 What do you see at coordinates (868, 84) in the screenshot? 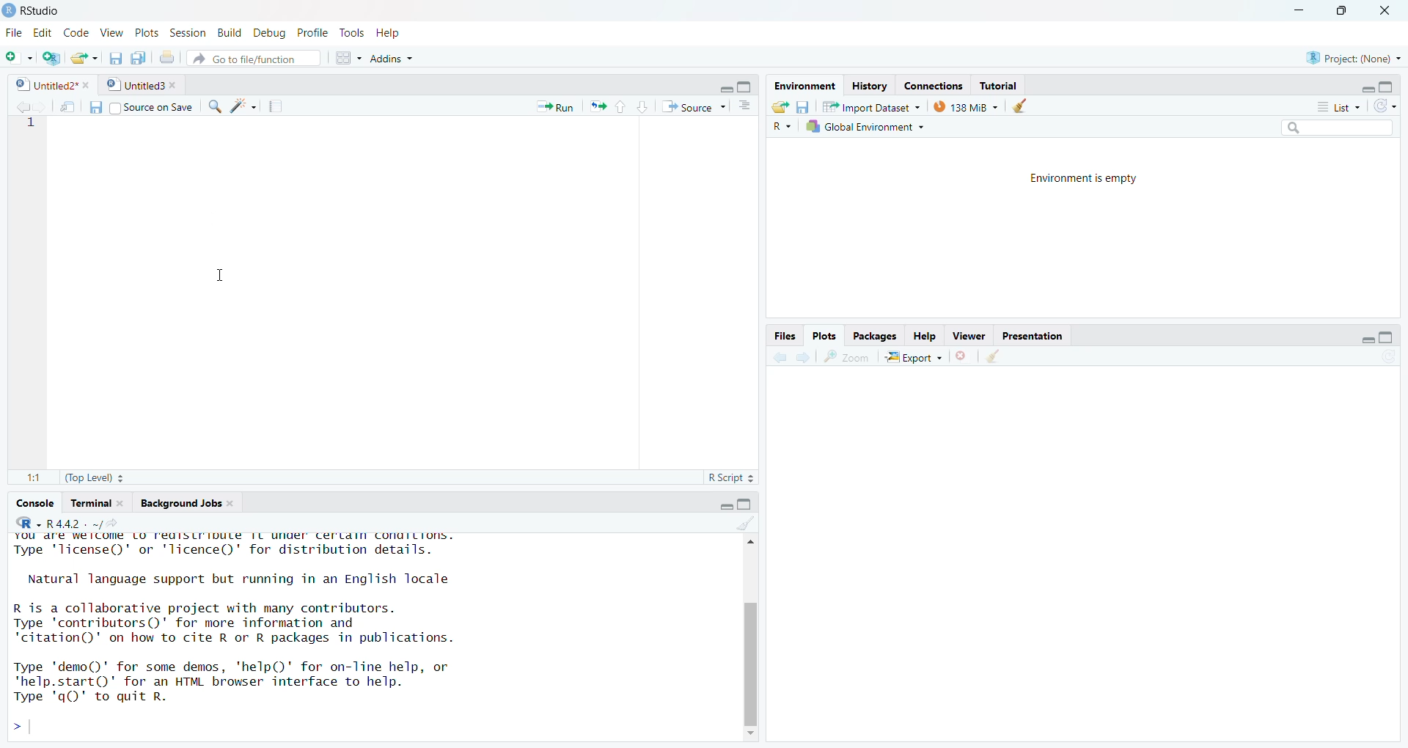
I see `History` at bounding box center [868, 84].